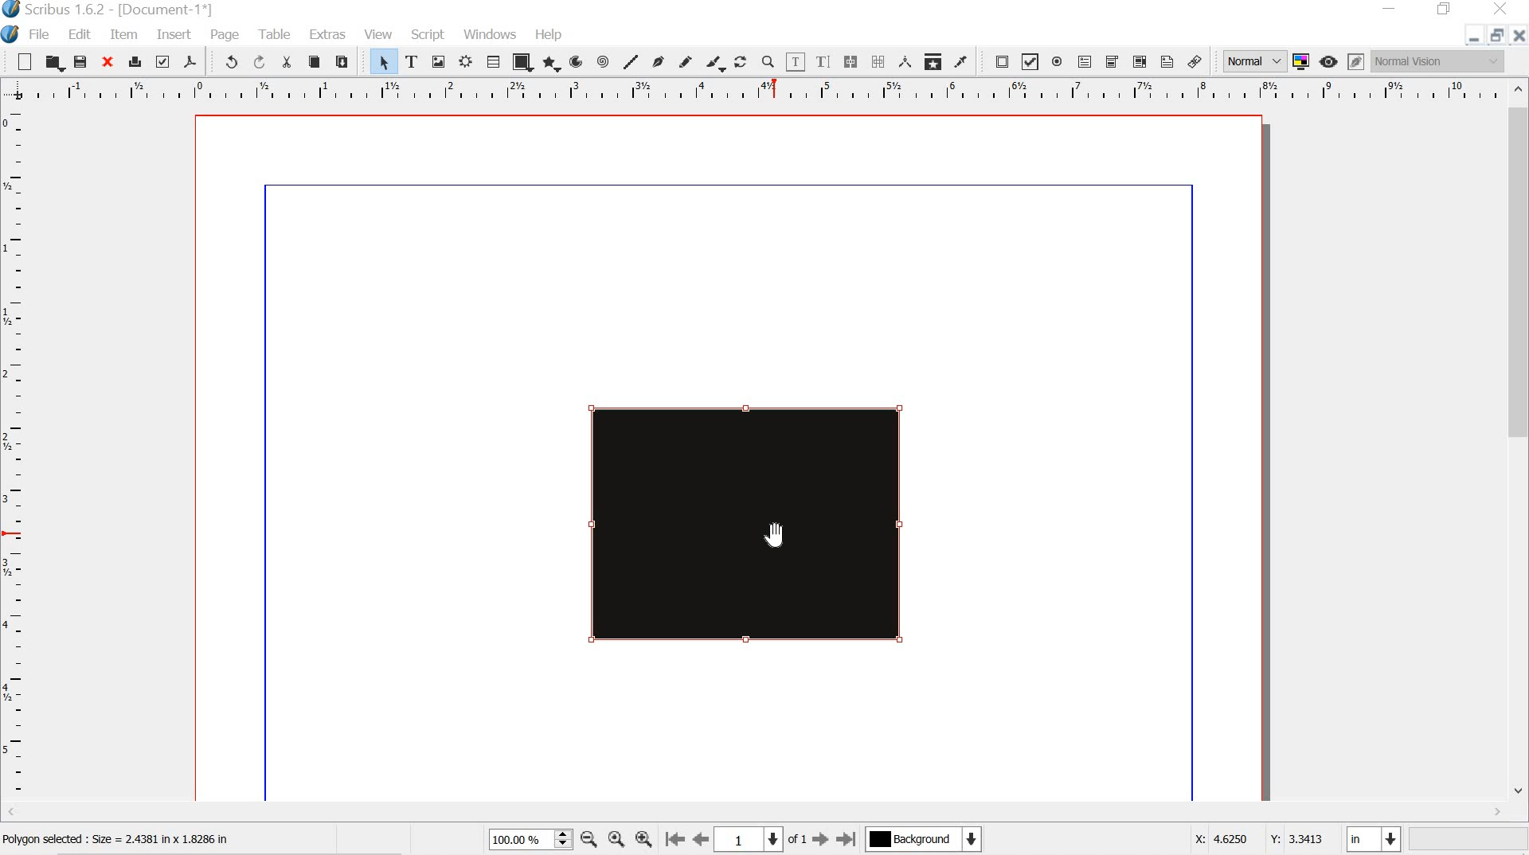  Describe the element at coordinates (1085, 61) in the screenshot. I see `pdf text field` at that location.